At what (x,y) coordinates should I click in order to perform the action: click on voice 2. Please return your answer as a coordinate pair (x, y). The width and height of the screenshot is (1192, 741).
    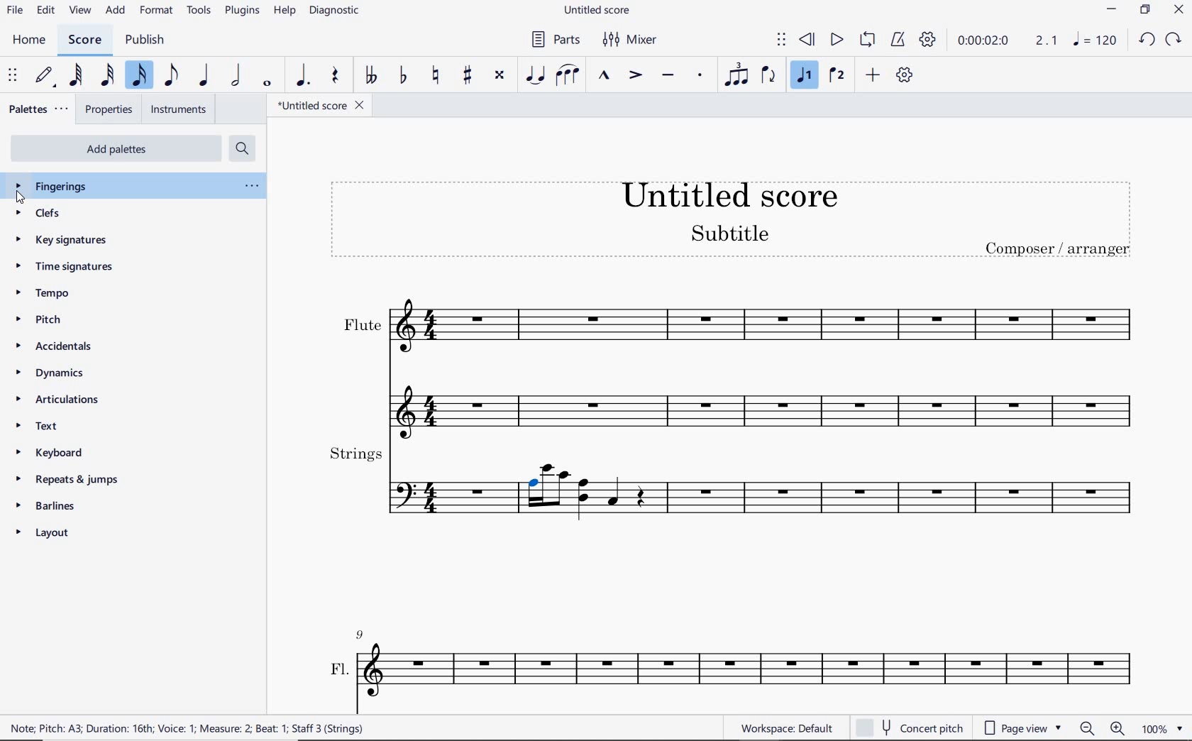
    Looking at the image, I should click on (836, 75).